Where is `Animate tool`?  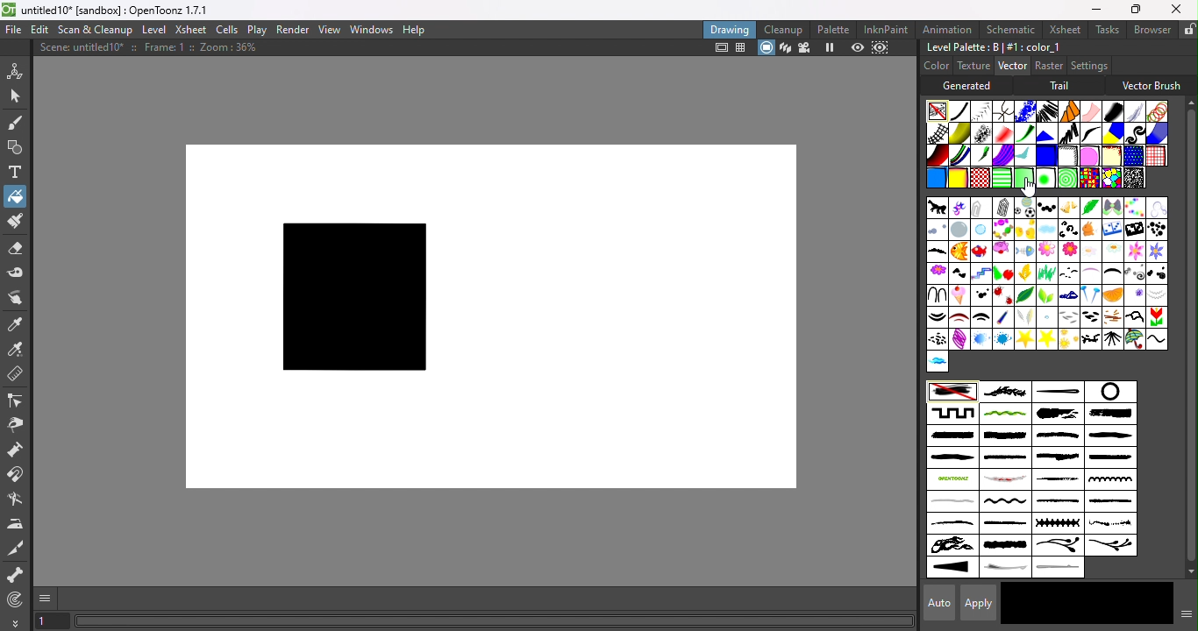 Animate tool is located at coordinates (18, 70).